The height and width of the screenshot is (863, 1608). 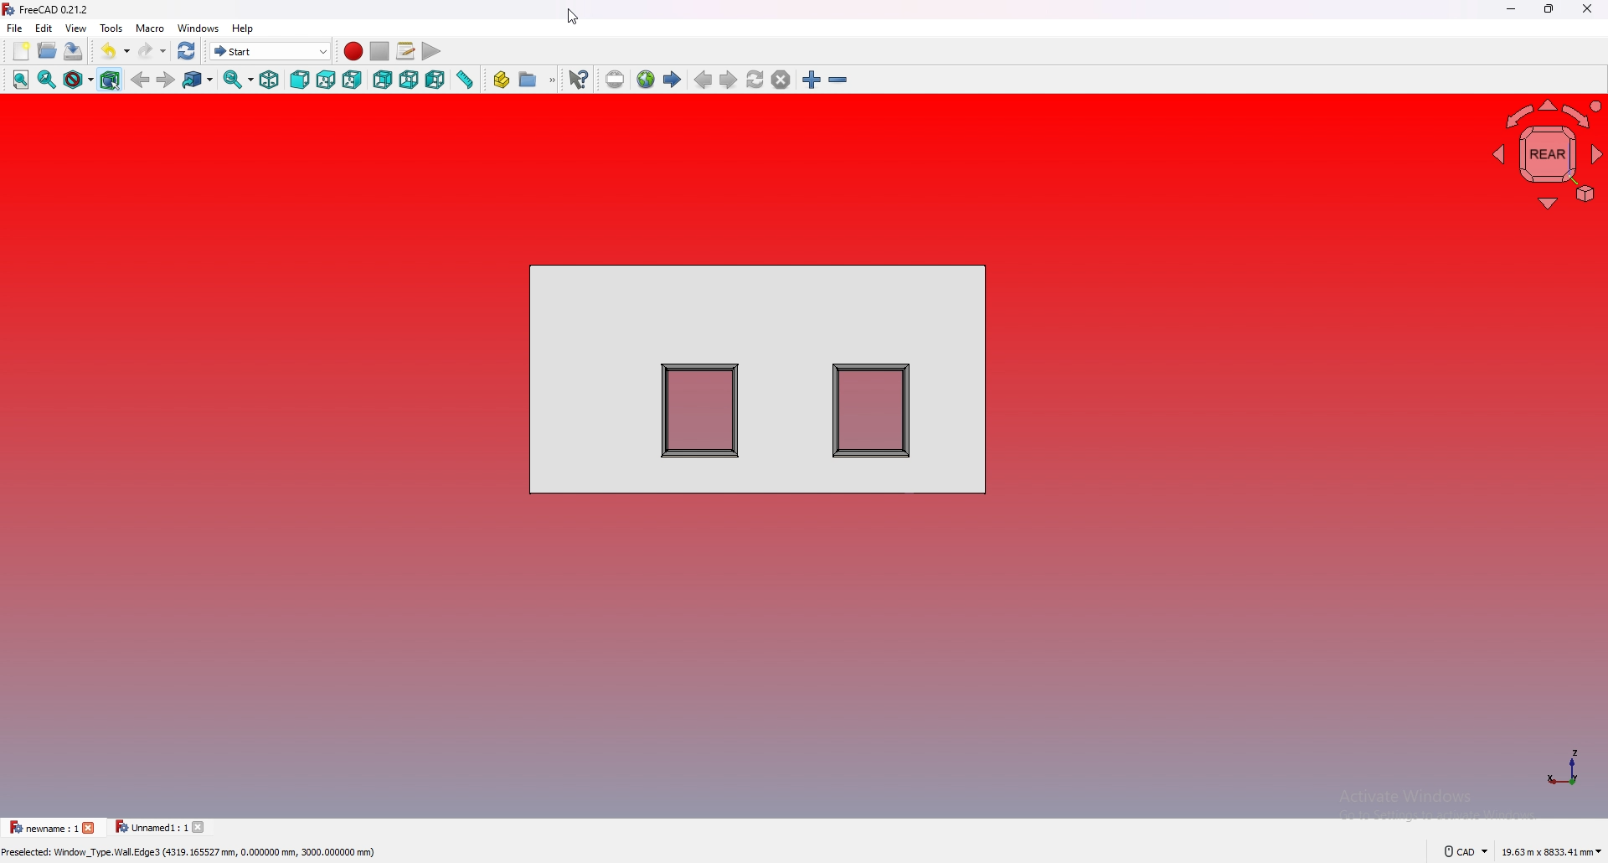 I want to click on what's that, so click(x=578, y=80).